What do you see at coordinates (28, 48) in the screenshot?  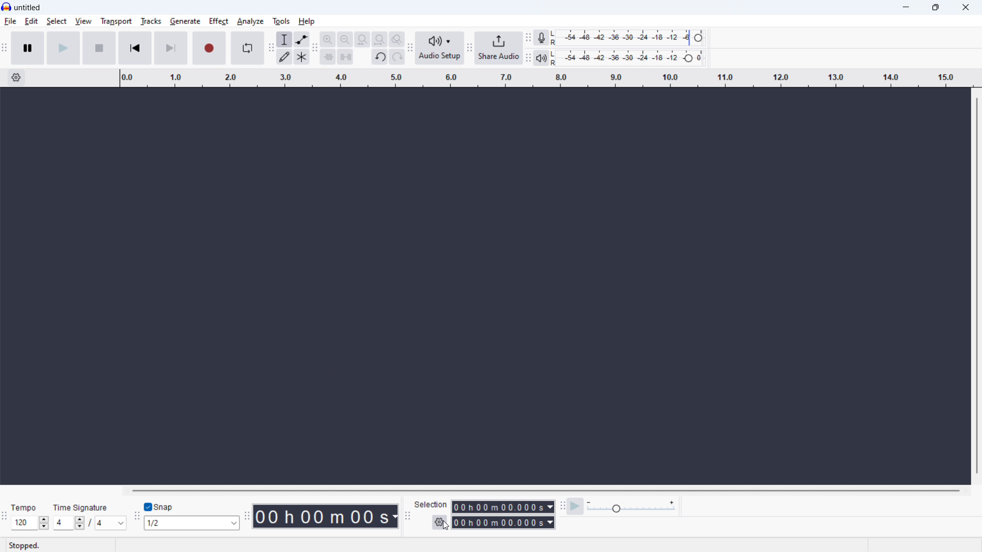 I see `pause` at bounding box center [28, 48].